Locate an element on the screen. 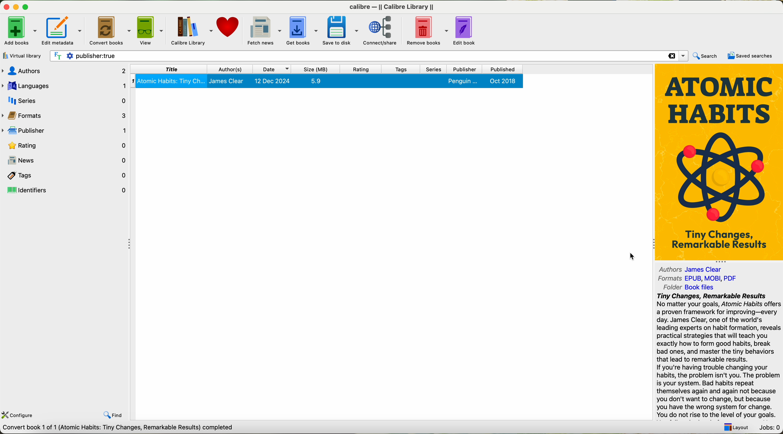 The height and width of the screenshot is (434, 783). configure is located at coordinates (18, 415).